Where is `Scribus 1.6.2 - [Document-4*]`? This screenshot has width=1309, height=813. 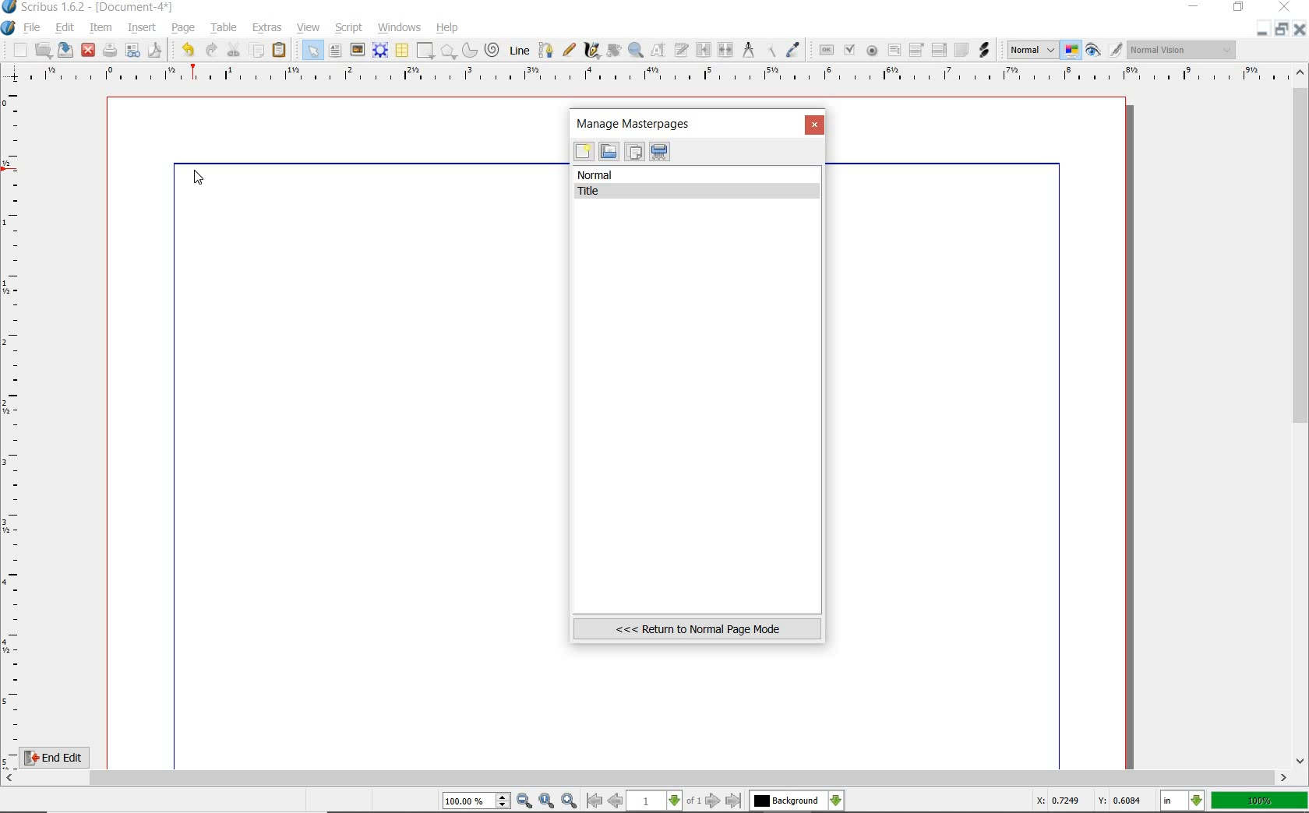 Scribus 1.6.2 - [Document-4*] is located at coordinates (89, 8).